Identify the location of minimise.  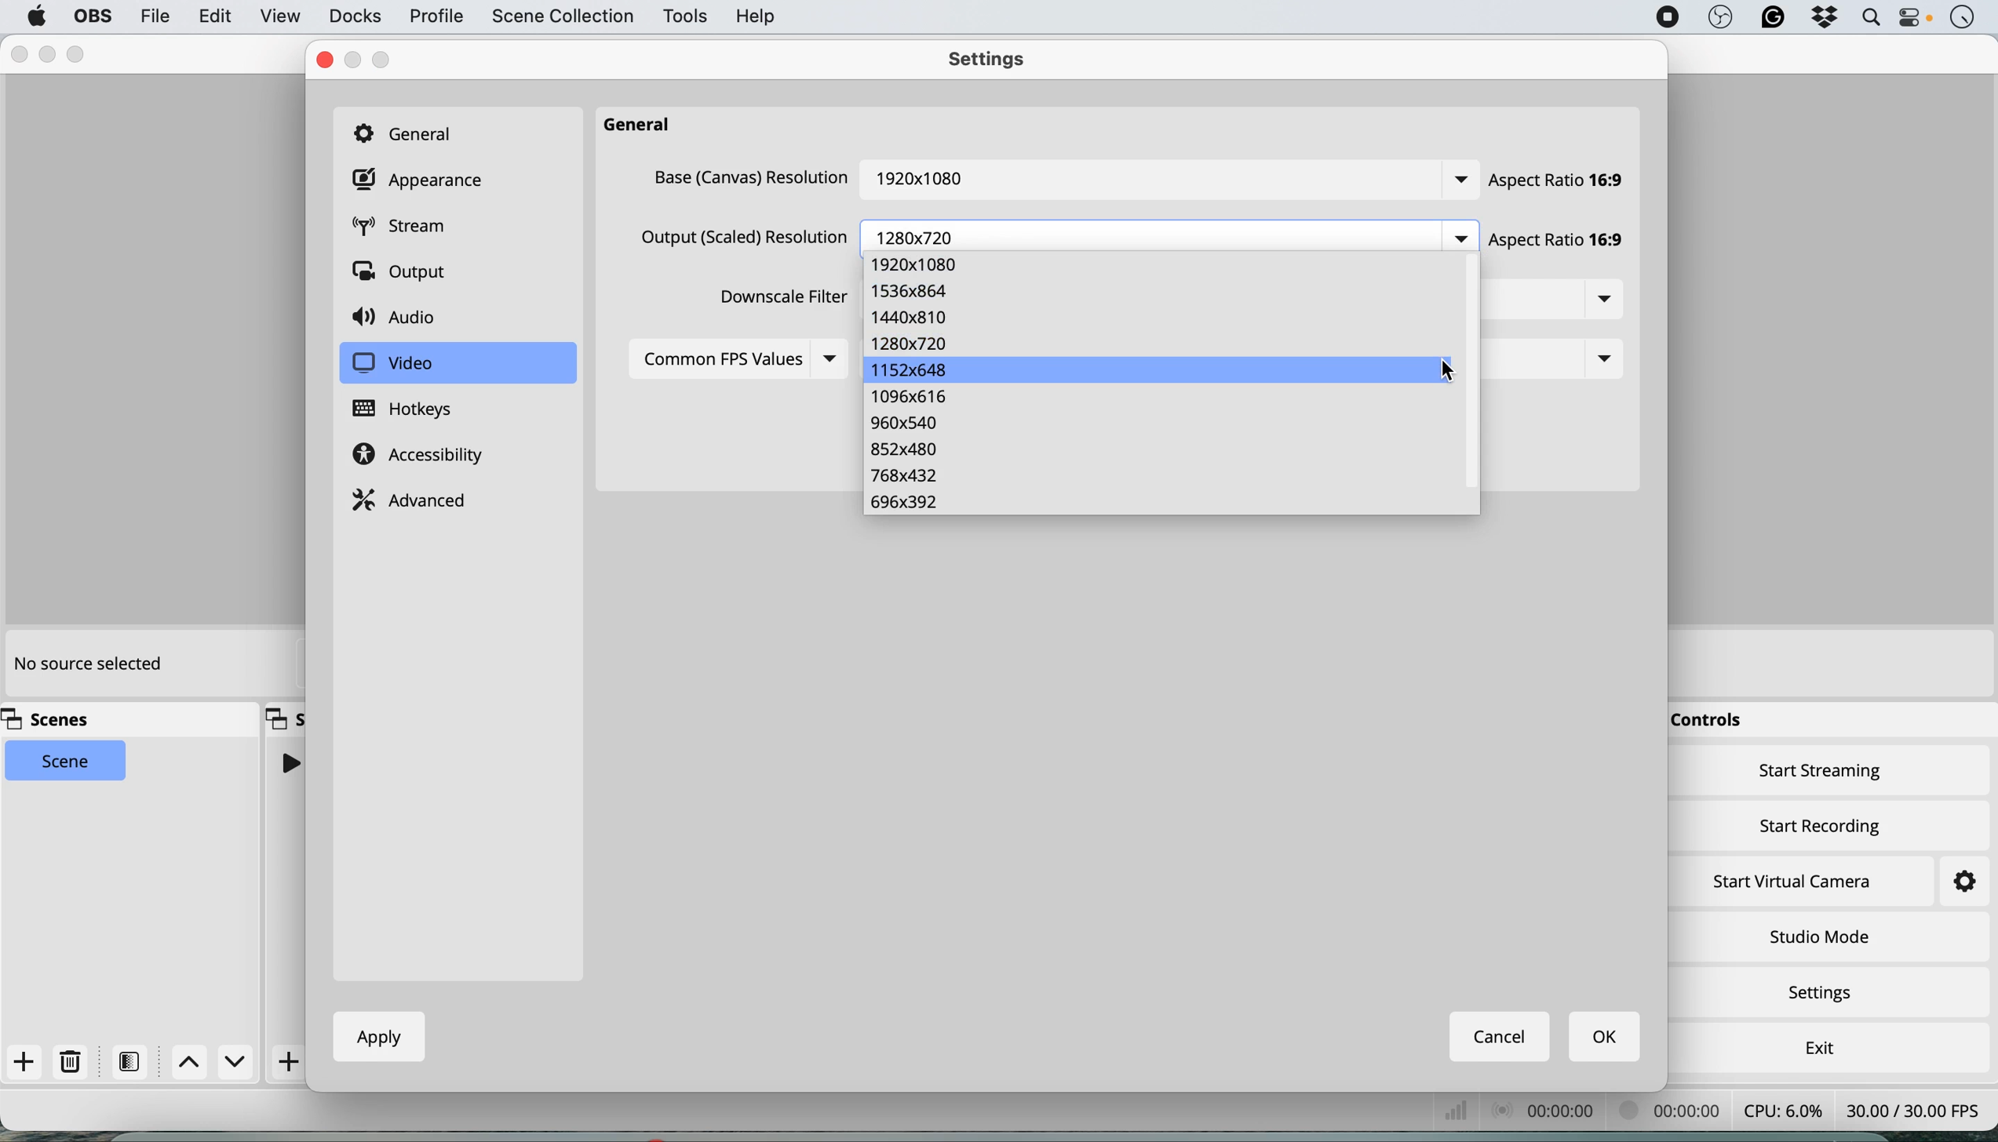
(52, 55).